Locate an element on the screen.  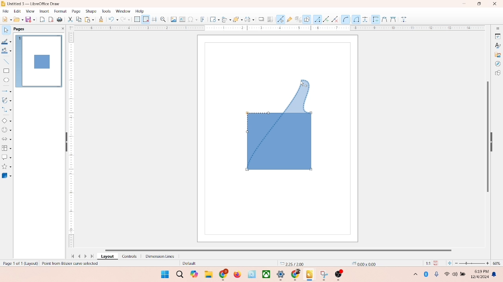
applications is located at coordinates (283, 275).